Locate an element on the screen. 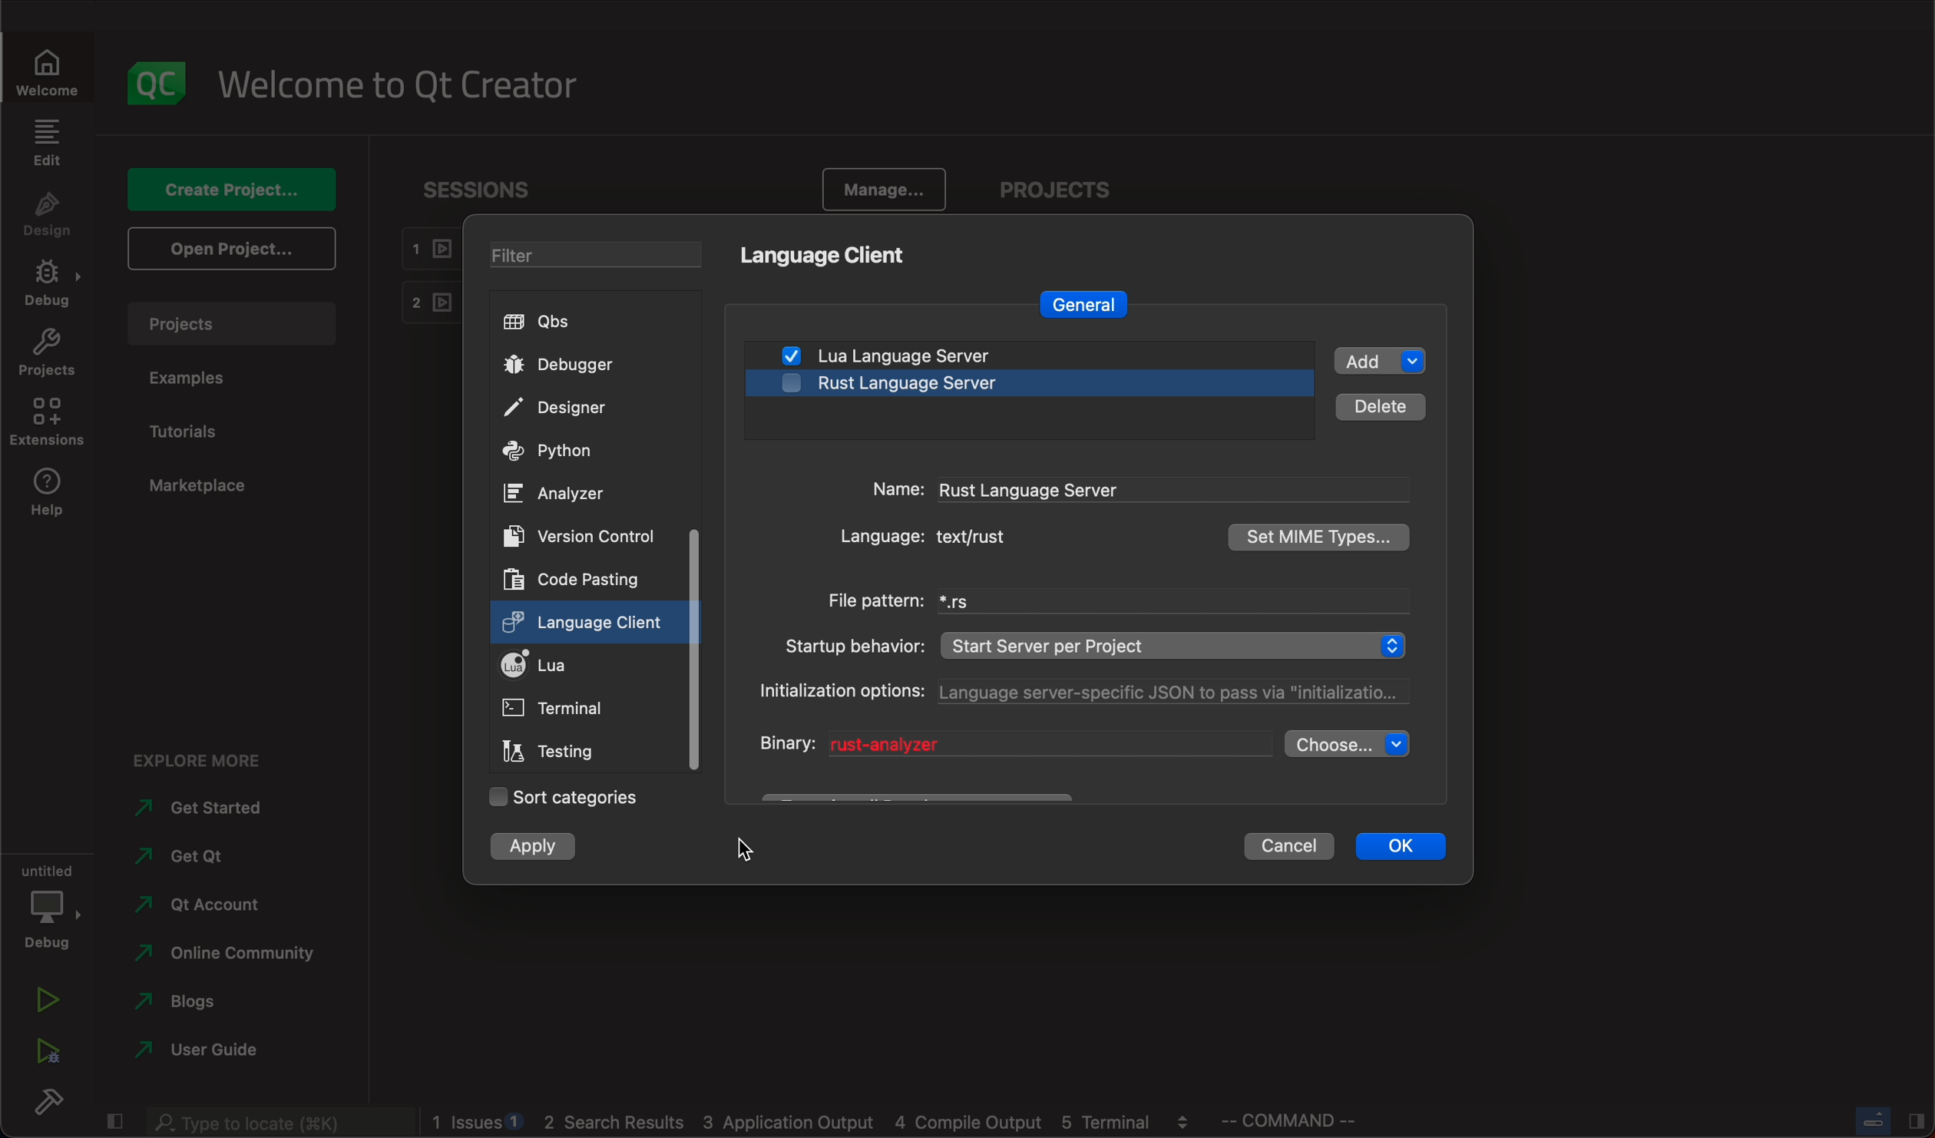  sessions is located at coordinates (478, 195).